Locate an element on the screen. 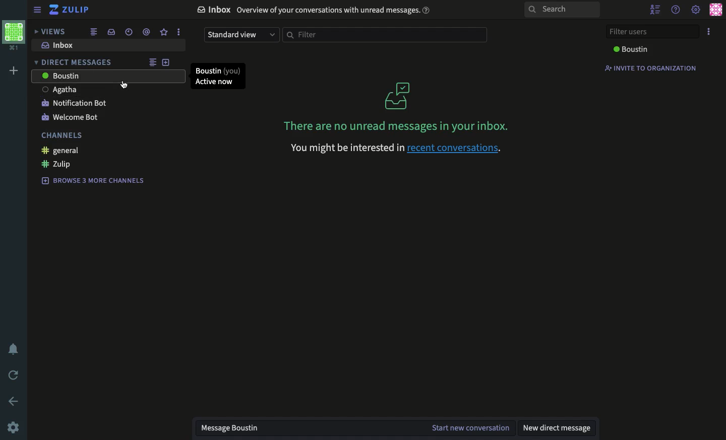 This screenshot has width=726, height=440. start new conversation is located at coordinates (471, 427).